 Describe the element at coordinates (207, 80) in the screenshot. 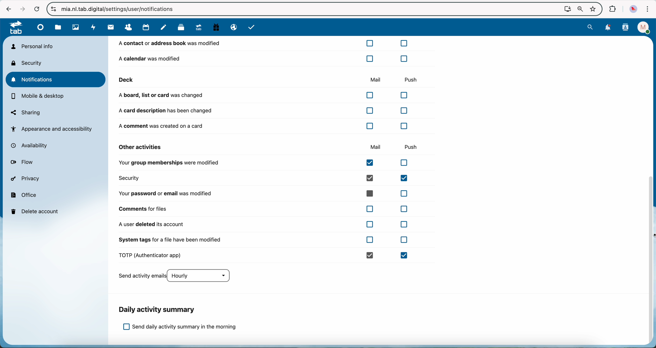

I see `deck` at that location.